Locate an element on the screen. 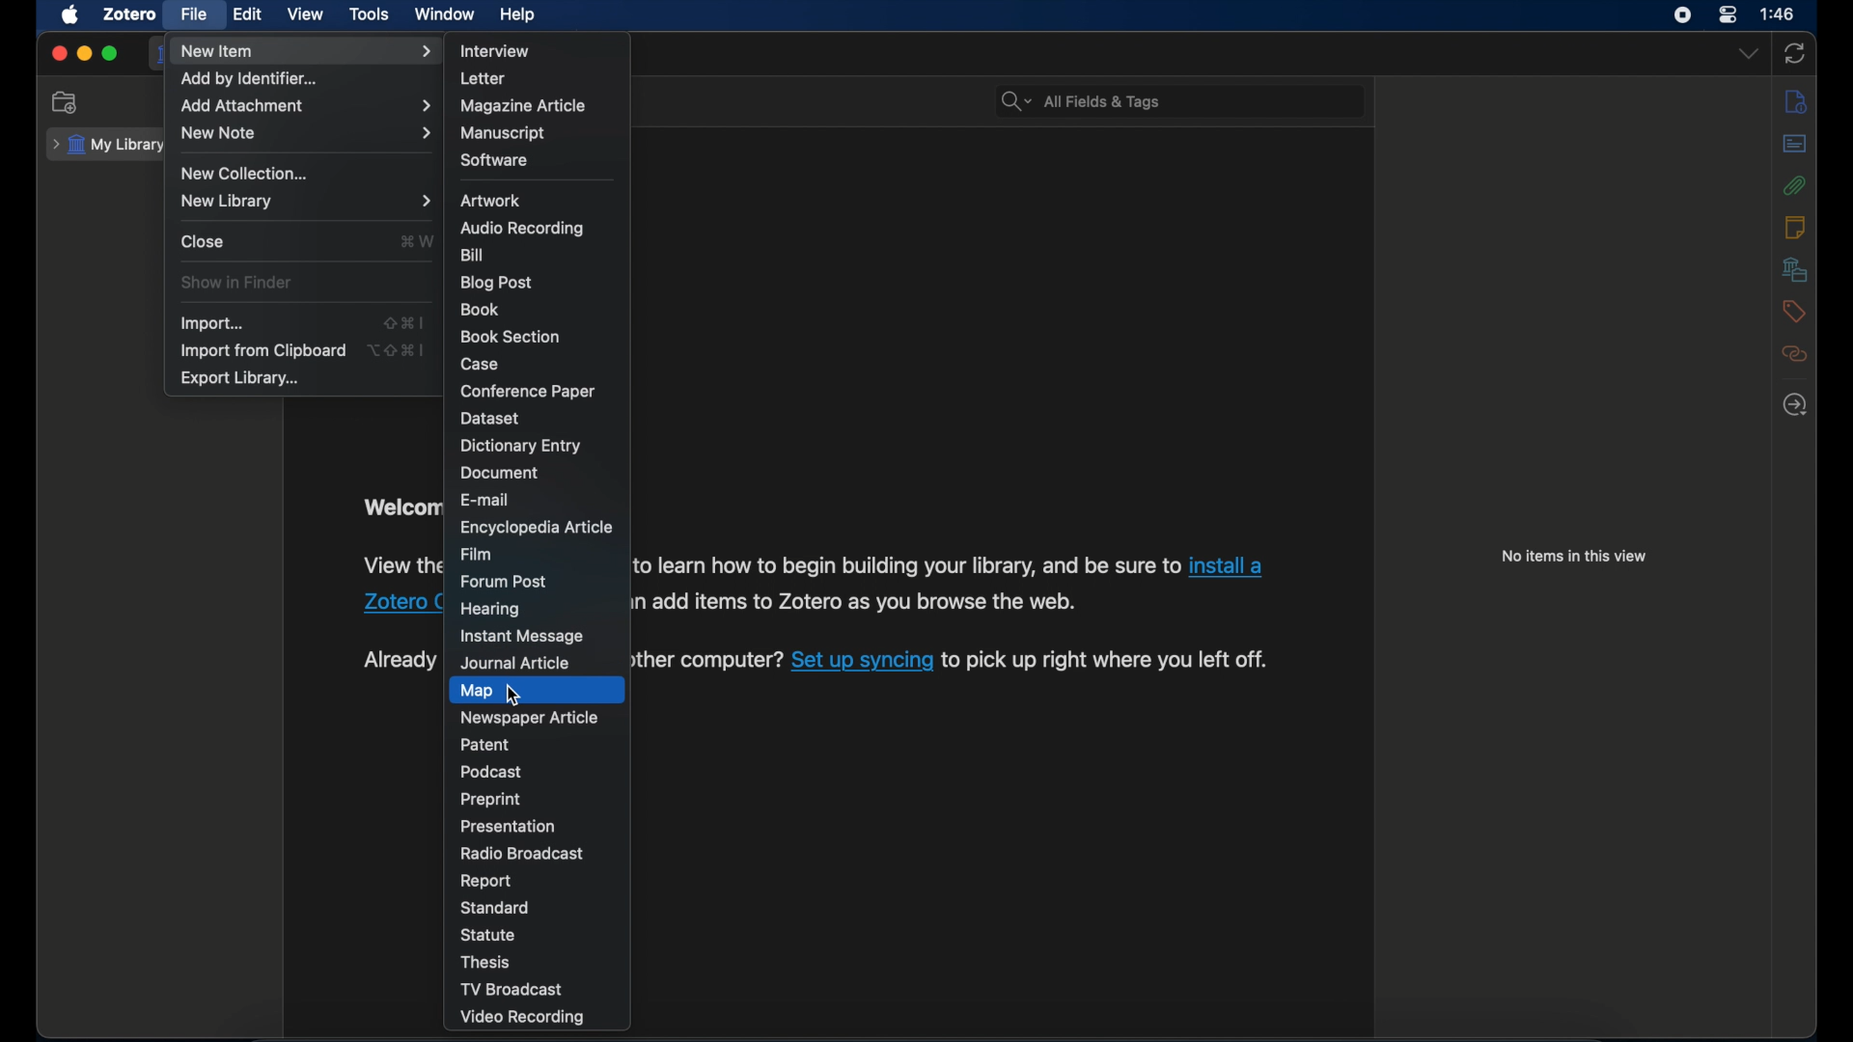 The image size is (1853, 1042). show in finder is located at coordinates (236, 283).